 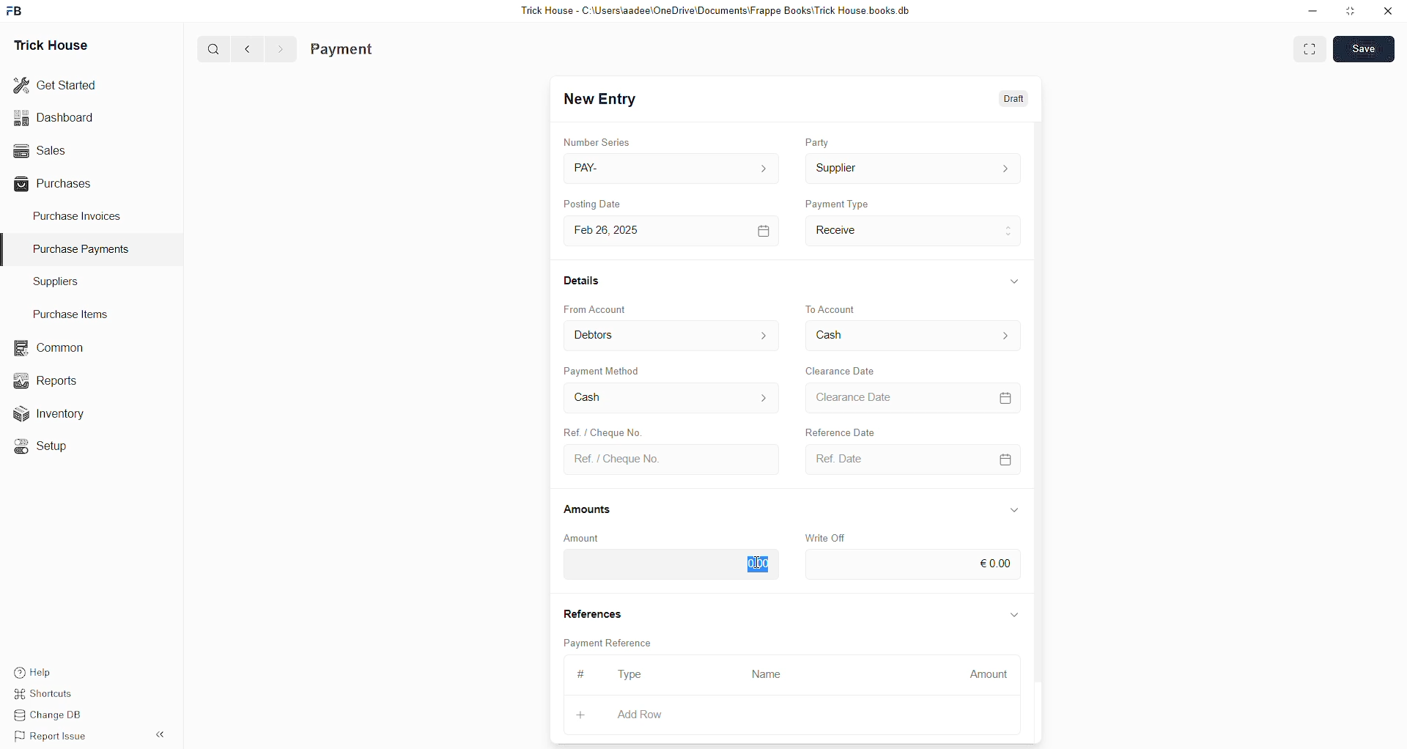 I want to click on Write Off, so click(x=826, y=534).